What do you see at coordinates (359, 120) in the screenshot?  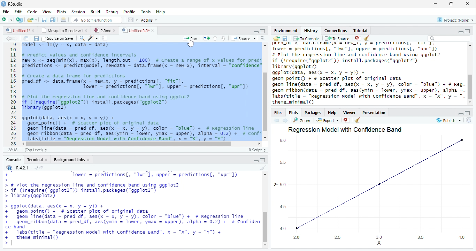 I see `Clear conosole` at bounding box center [359, 120].